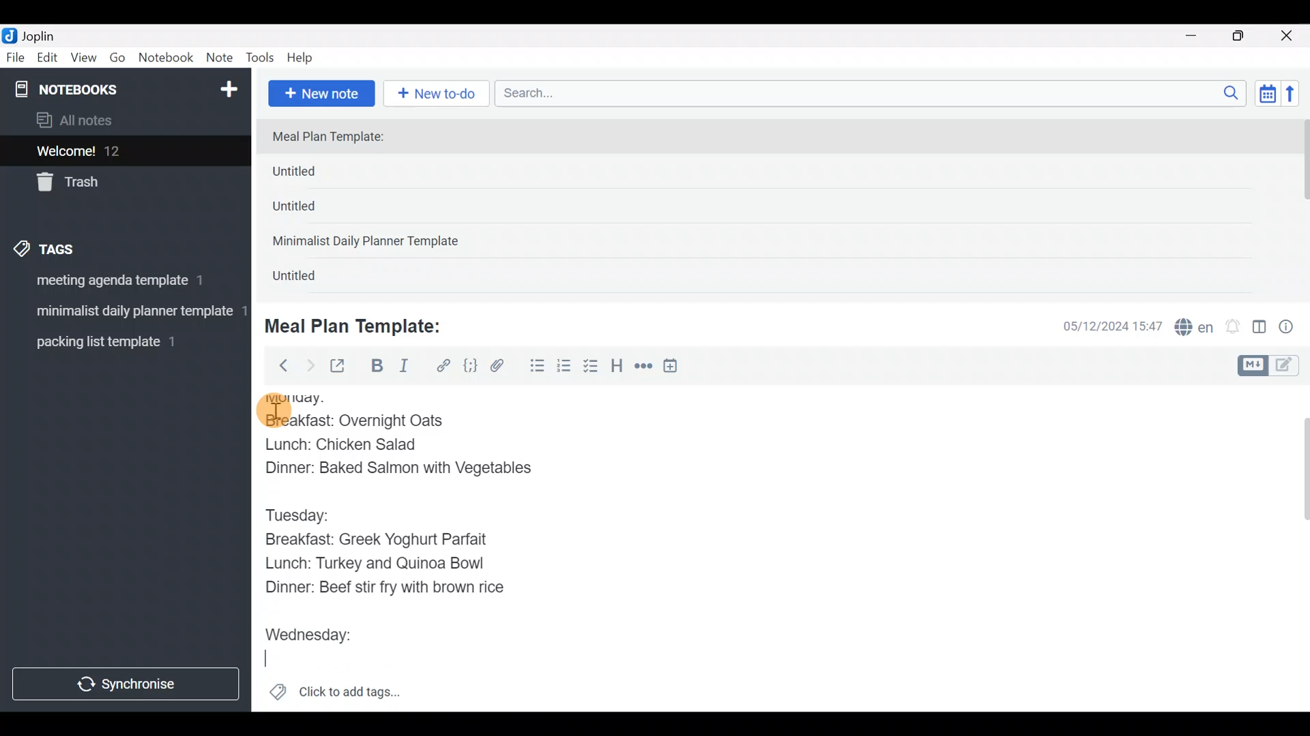 The width and height of the screenshot is (1310, 736). What do you see at coordinates (390, 540) in the screenshot?
I see `Breakfast: Greek Yoghurt Parfait` at bounding box center [390, 540].